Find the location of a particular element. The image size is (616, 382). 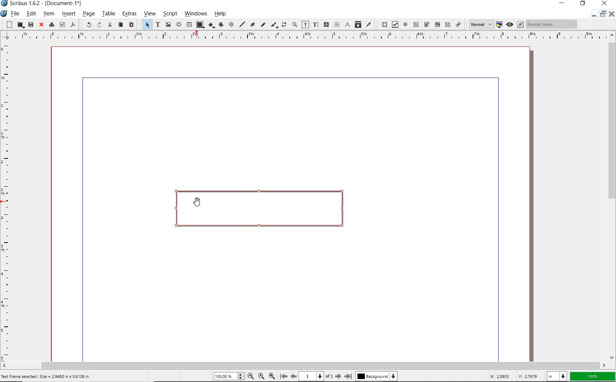

close is located at coordinates (605, 3).